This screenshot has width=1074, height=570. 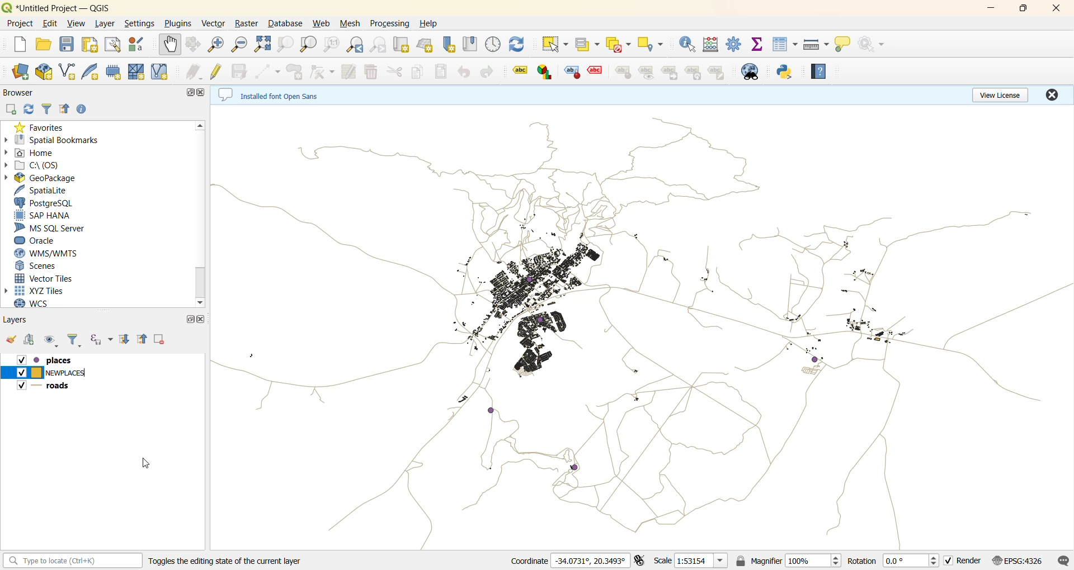 What do you see at coordinates (64, 7) in the screenshot?
I see `file name and app name` at bounding box center [64, 7].